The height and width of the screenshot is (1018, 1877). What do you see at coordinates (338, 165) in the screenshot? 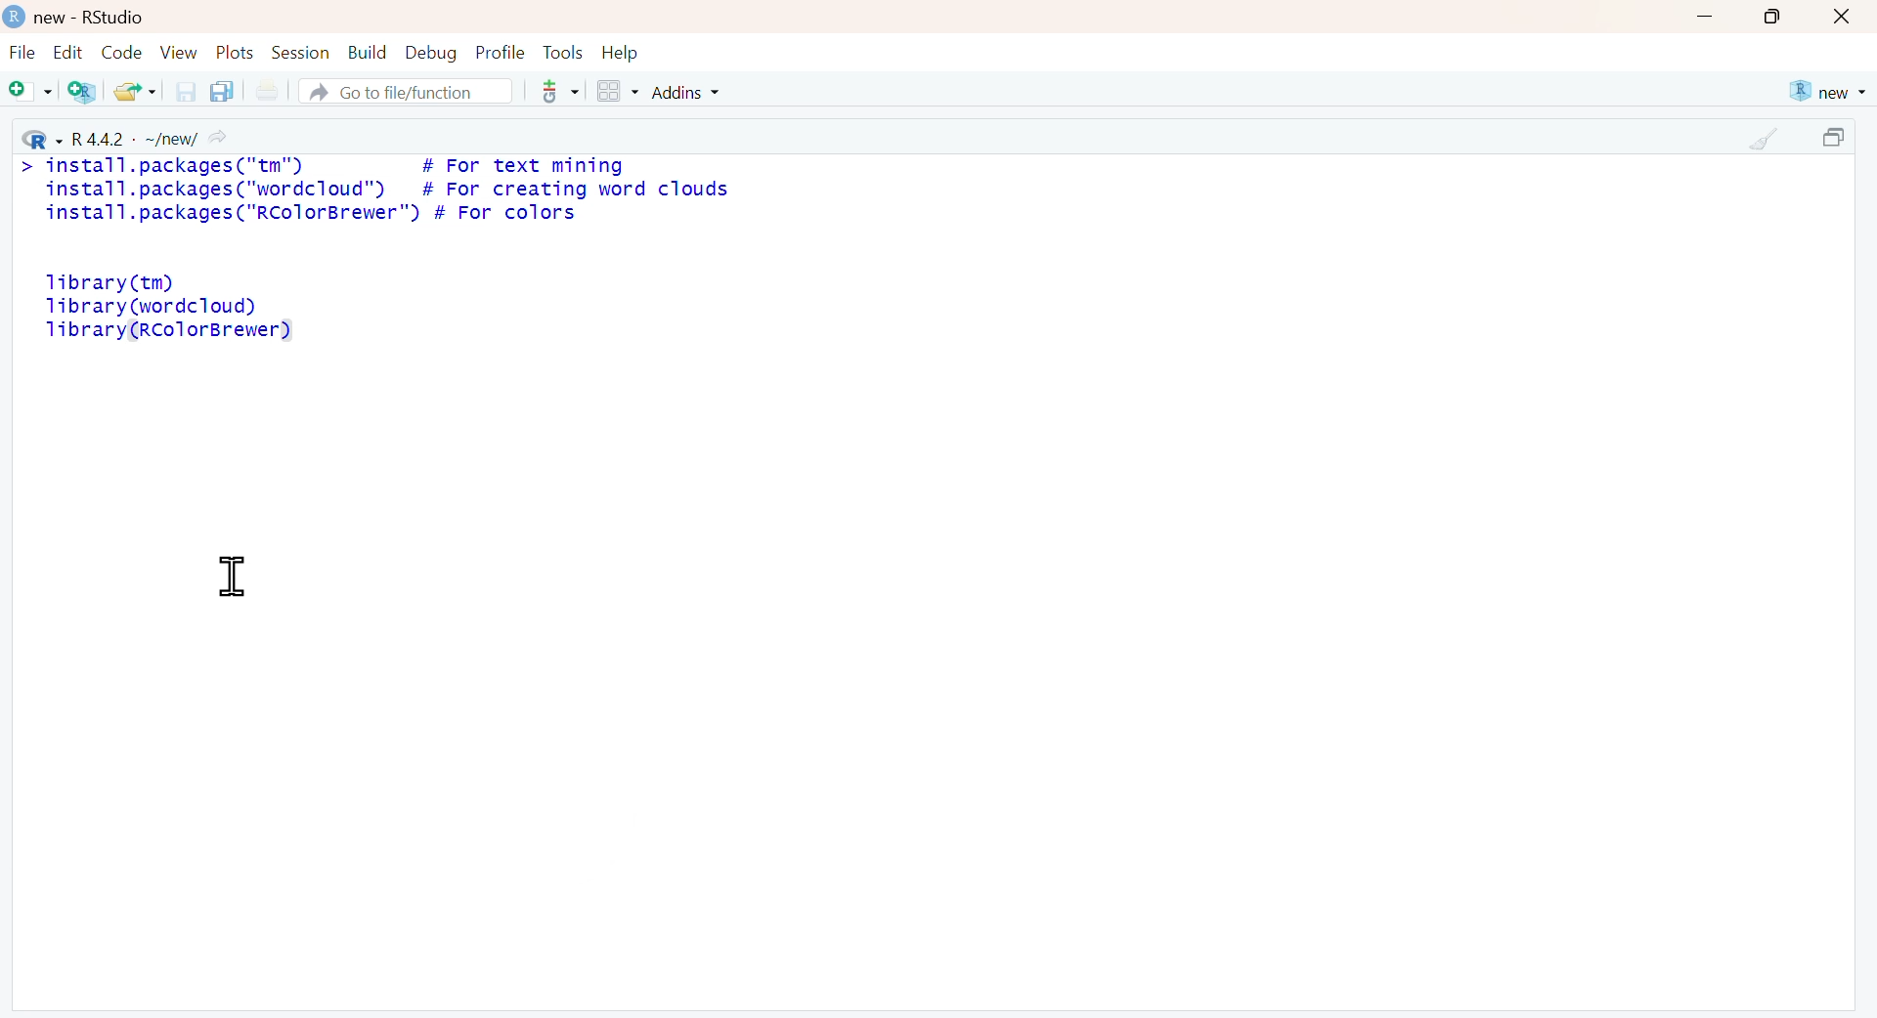
I see `install.packages("tm") # For text mining` at bounding box center [338, 165].